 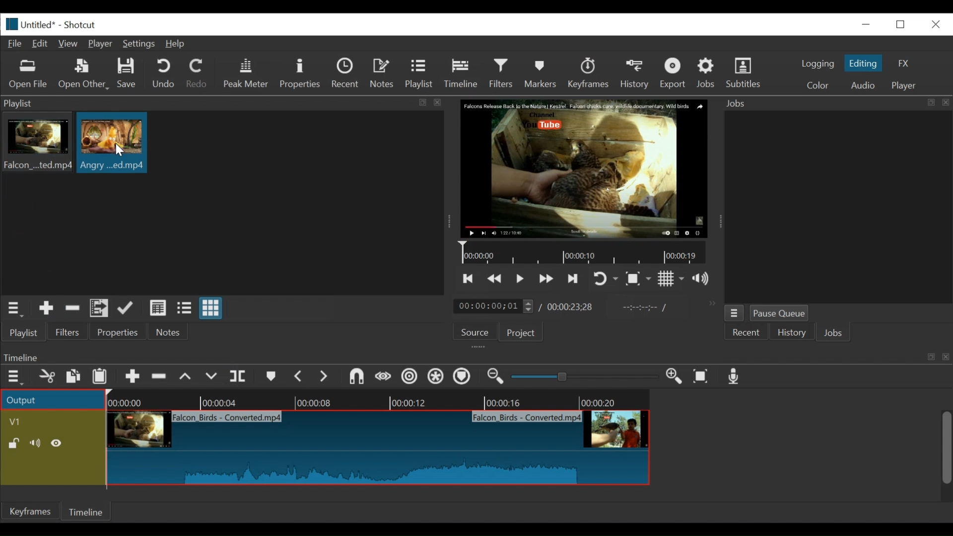 I want to click on Toggle play or pause, so click(x=521, y=278).